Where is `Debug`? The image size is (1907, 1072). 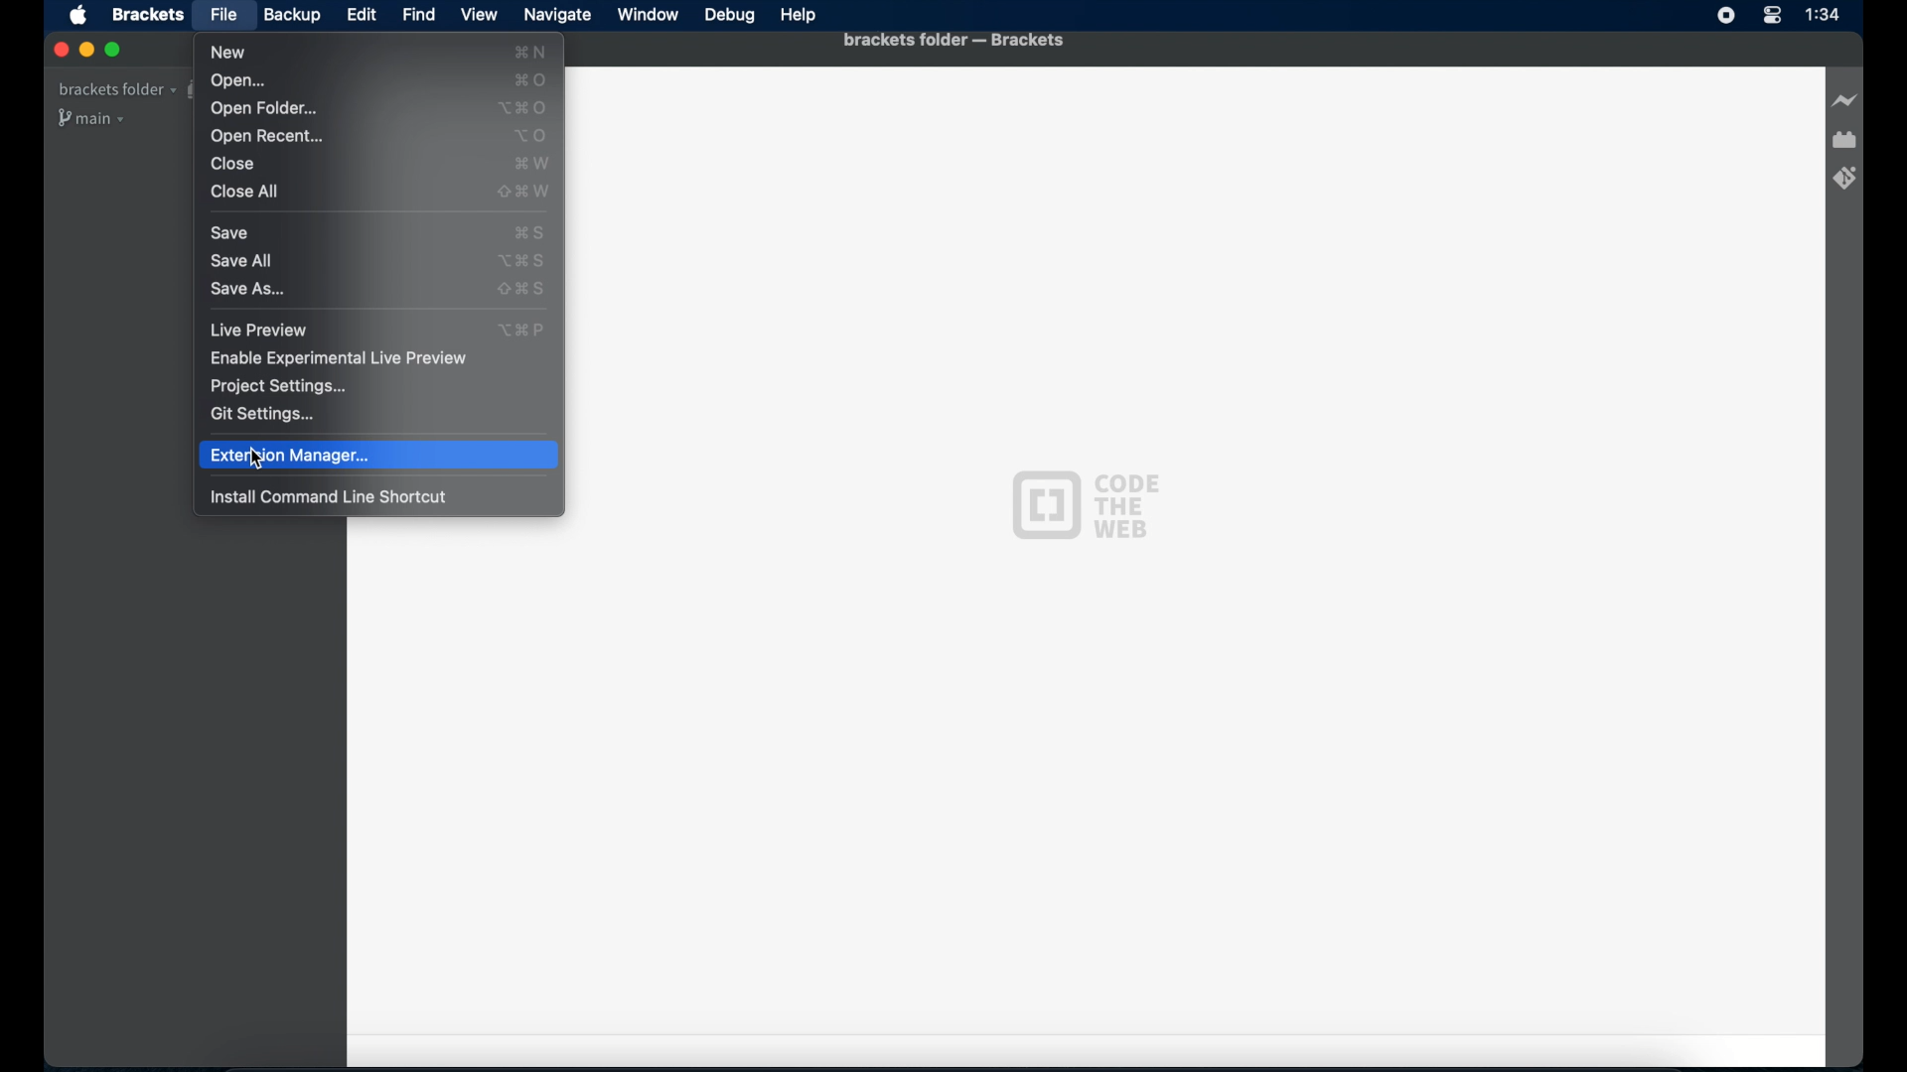 Debug is located at coordinates (730, 15).